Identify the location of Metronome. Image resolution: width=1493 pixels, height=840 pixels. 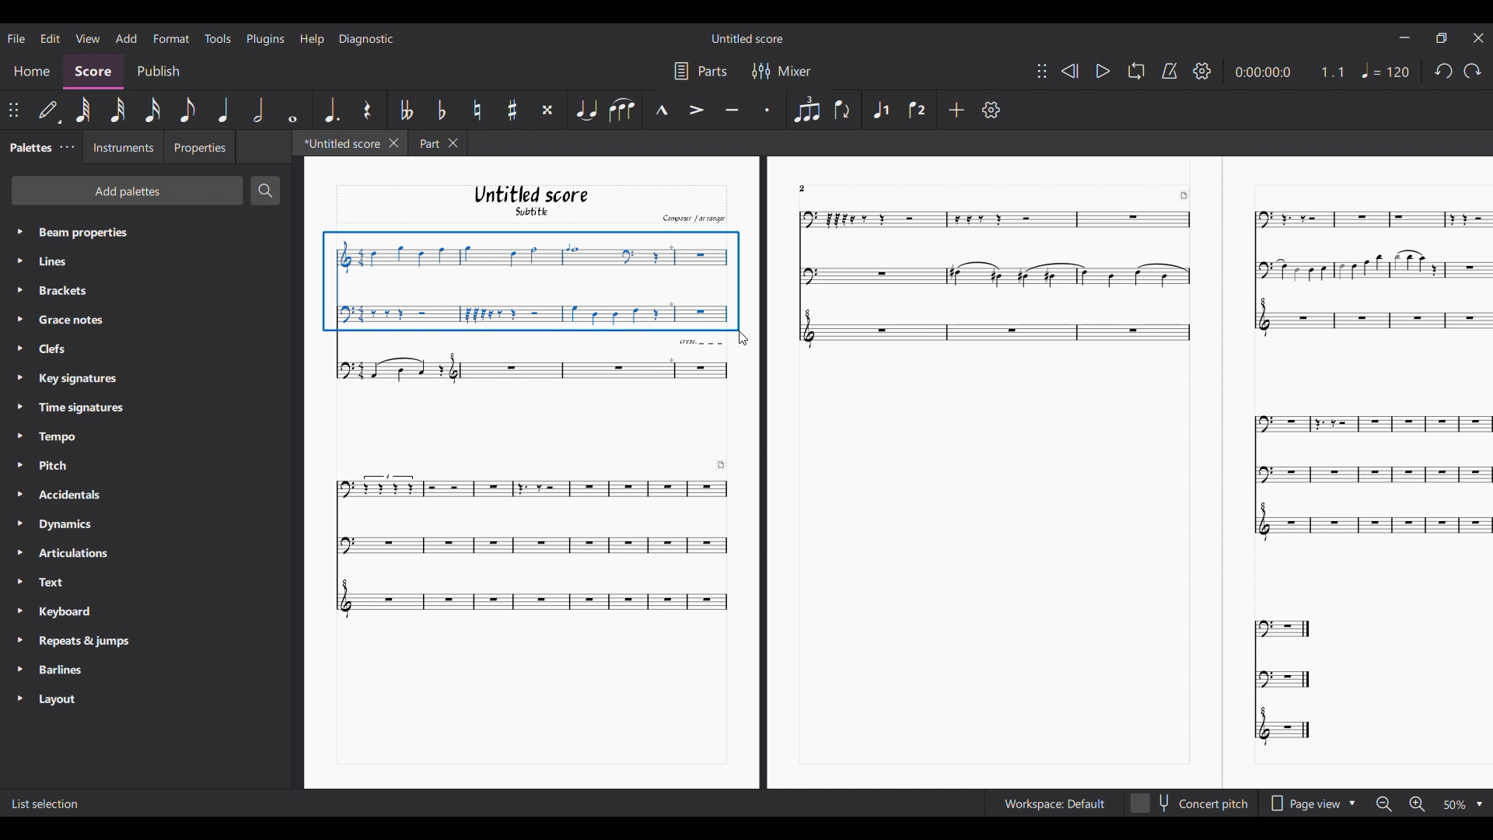
(1170, 71).